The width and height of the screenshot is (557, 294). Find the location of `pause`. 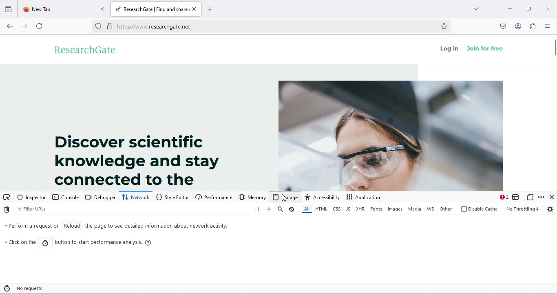

pause is located at coordinates (258, 208).